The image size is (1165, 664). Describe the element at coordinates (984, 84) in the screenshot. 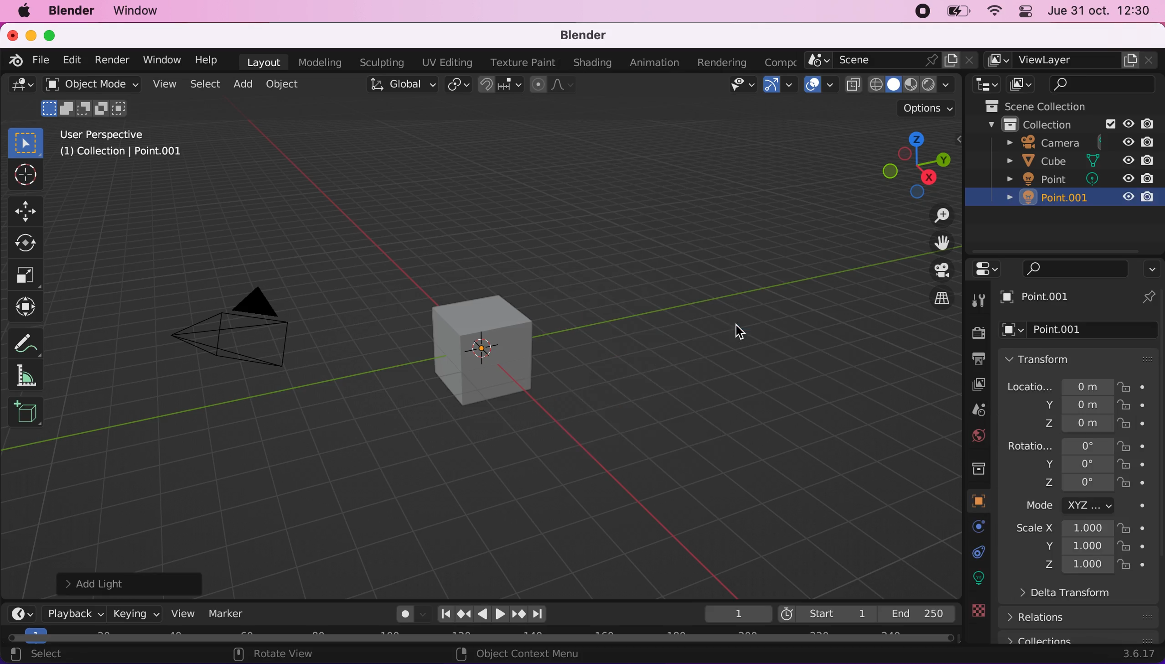

I see `editor type` at that location.